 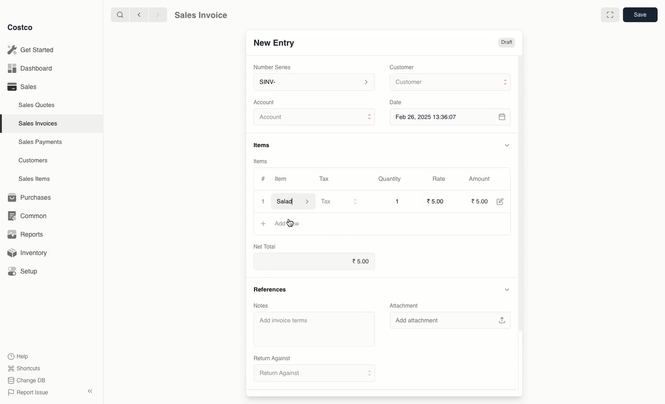 I want to click on Items, so click(x=265, y=145).